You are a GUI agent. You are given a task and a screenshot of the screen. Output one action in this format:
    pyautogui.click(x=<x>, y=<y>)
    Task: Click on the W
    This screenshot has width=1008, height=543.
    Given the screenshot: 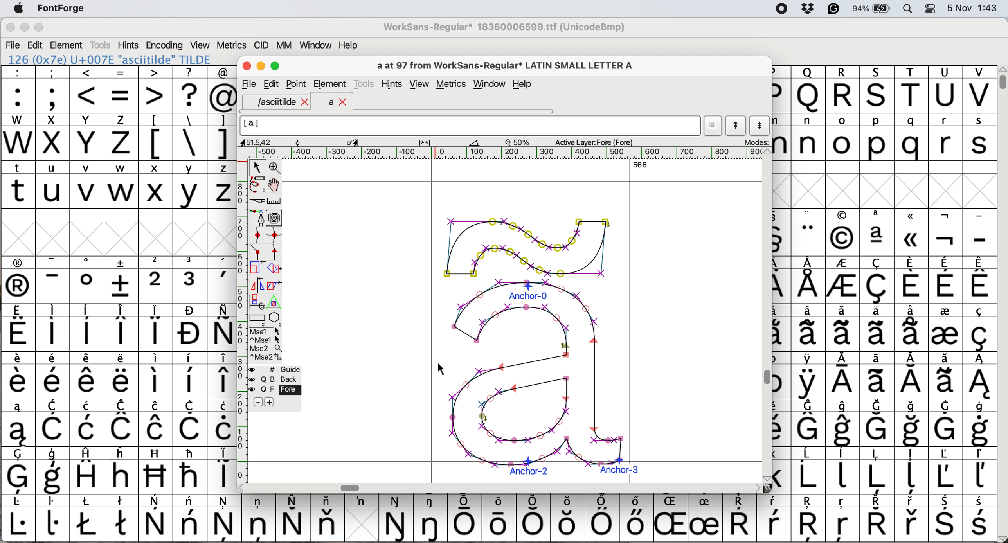 What is the action you would take?
    pyautogui.click(x=19, y=137)
    